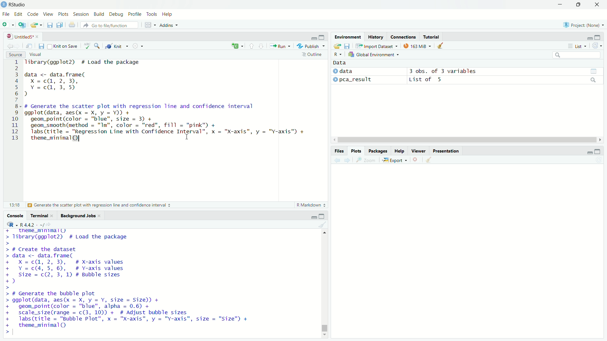 This screenshot has height=341, width=607. What do you see at coordinates (443, 71) in the screenshot?
I see `3 obs. of 3 variables` at bounding box center [443, 71].